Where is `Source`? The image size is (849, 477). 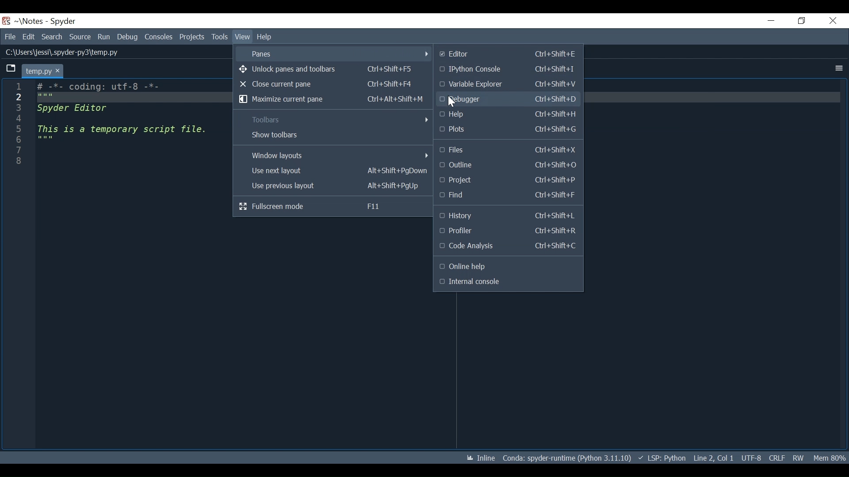 Source is located at coordinates (80, 37).